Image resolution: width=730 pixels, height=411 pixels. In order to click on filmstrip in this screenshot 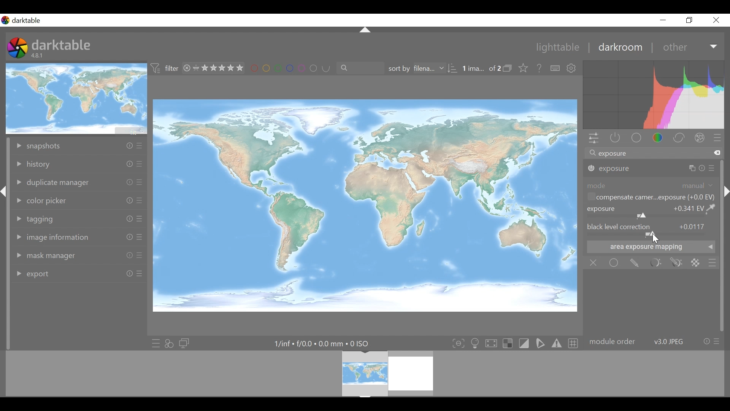, I will do `click(364, 373)`.